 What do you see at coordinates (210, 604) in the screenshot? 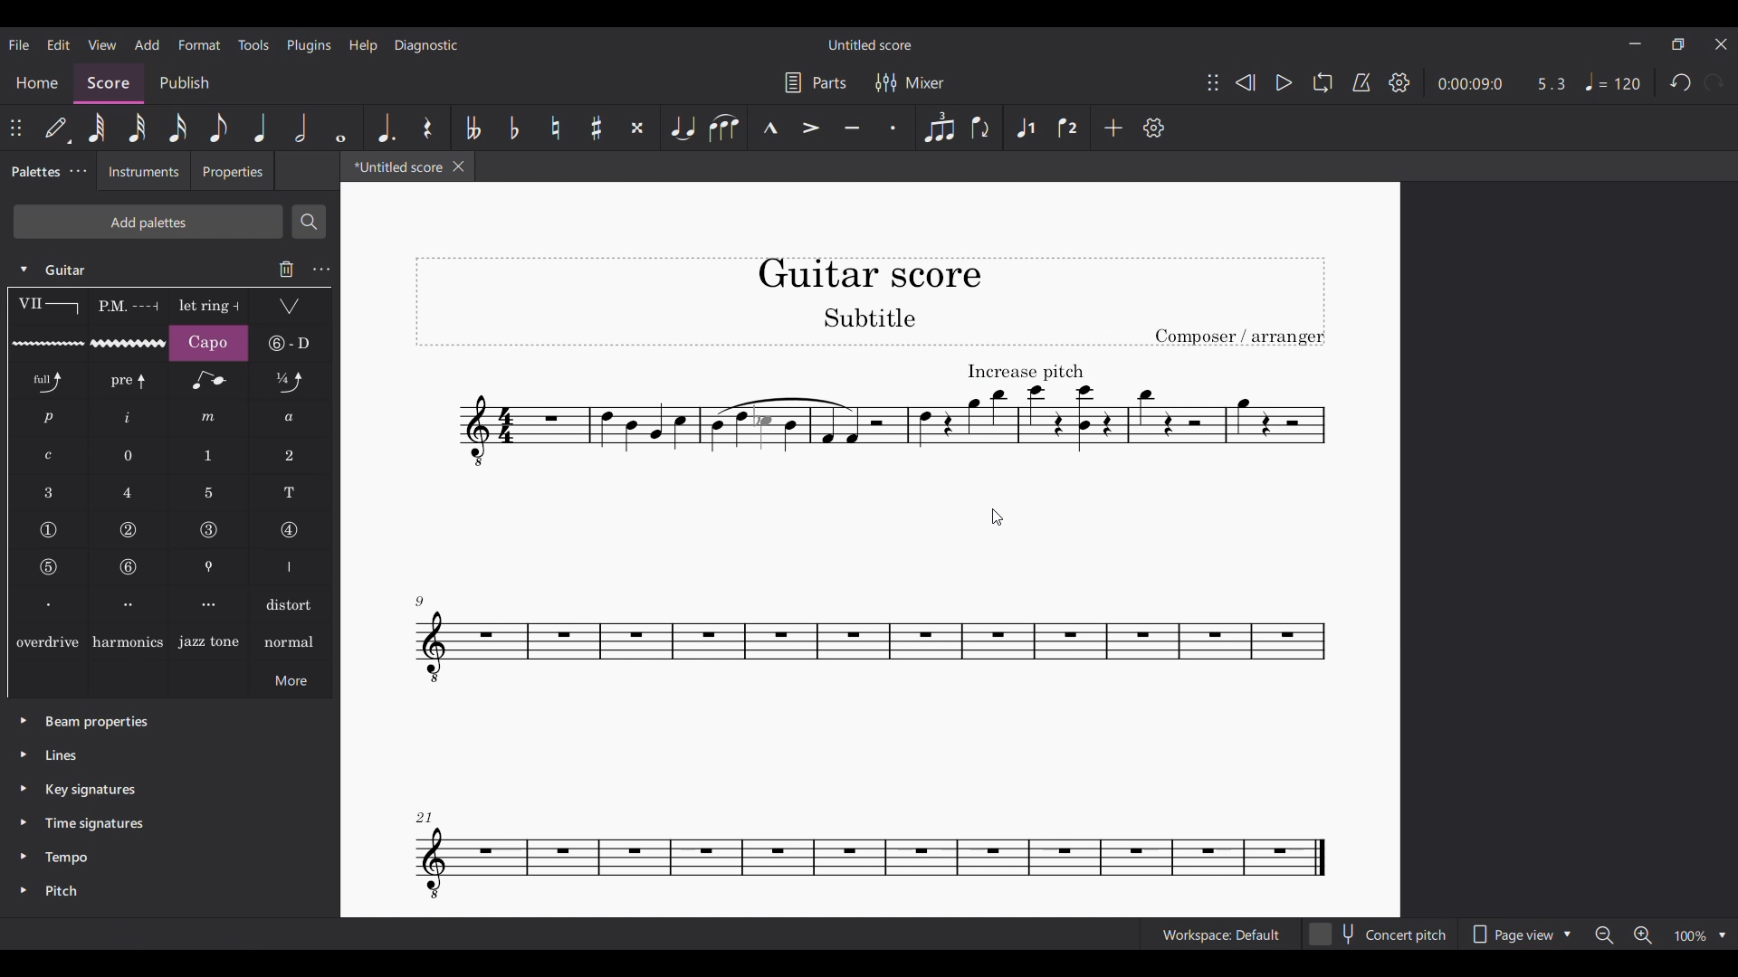
I see `Right hand fingering, third finger` at bounding box center [210, 604].